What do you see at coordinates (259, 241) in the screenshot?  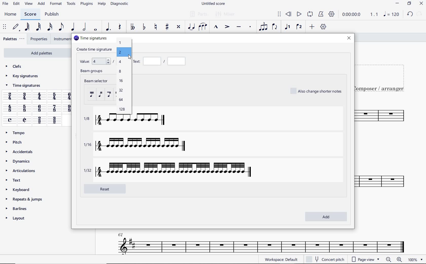 I see `INSTRUMENT: TENOR SAXOPHONE` at bounding box center [259, 241].